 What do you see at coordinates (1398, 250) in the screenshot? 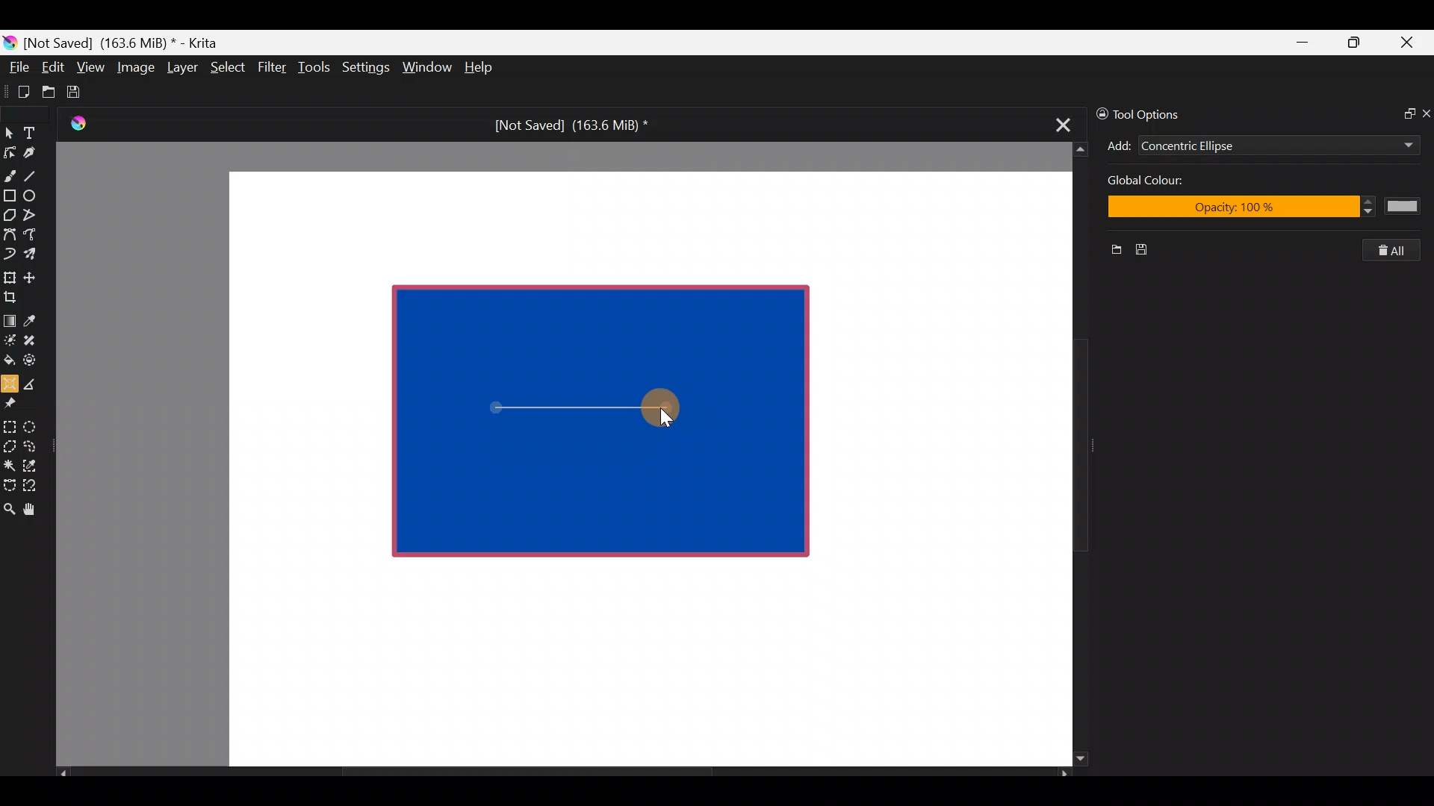
I see `Clear all` at bounding box center [1398, 250].